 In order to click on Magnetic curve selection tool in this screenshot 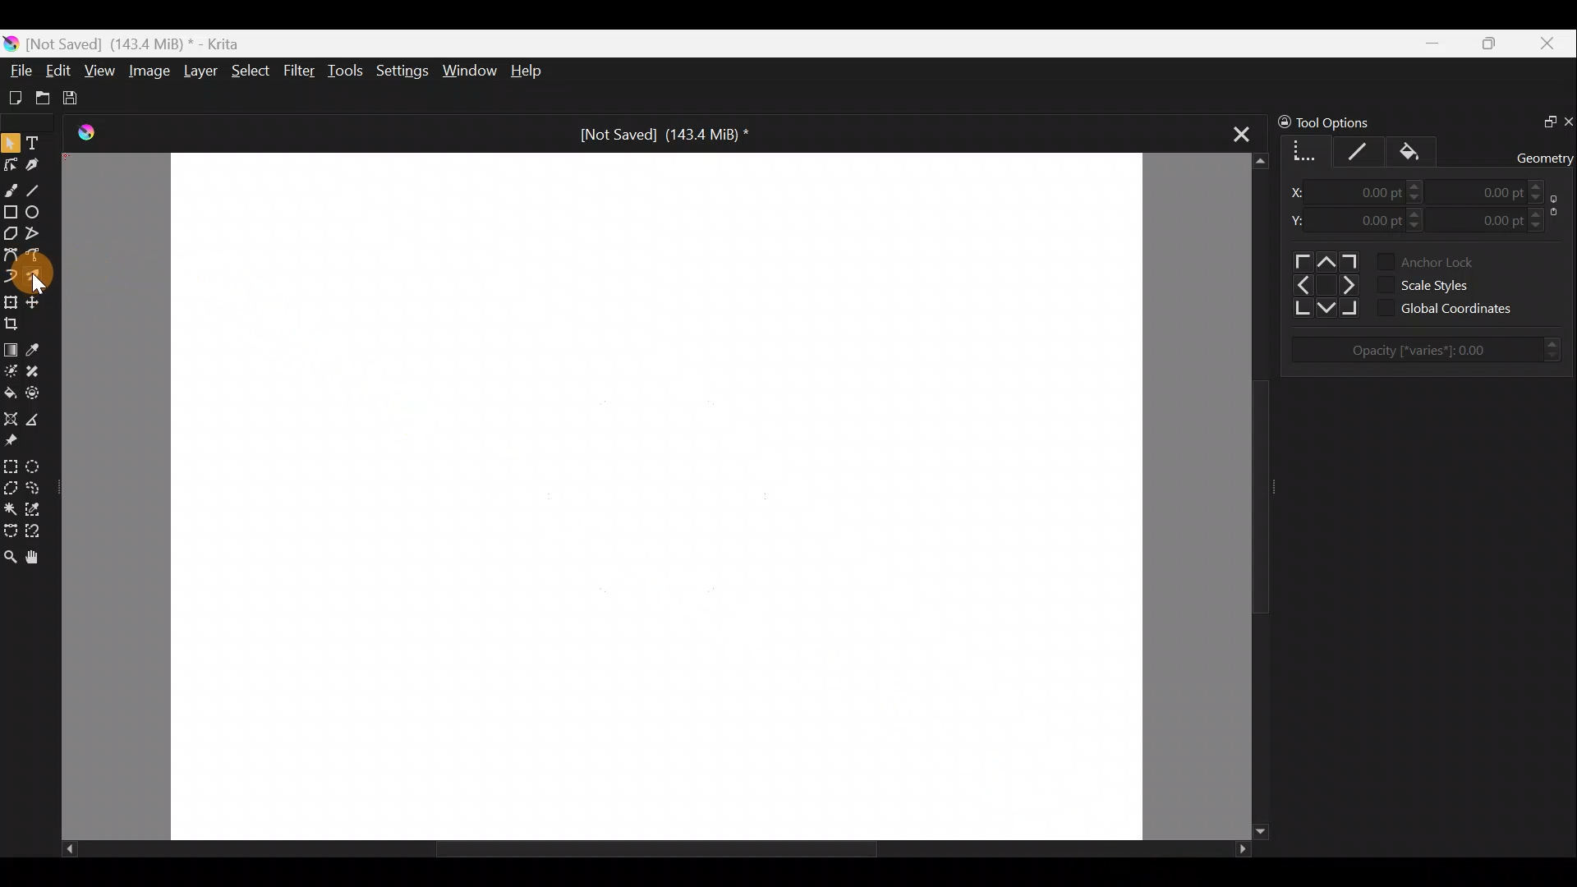, I will do `click(40, 531)`.